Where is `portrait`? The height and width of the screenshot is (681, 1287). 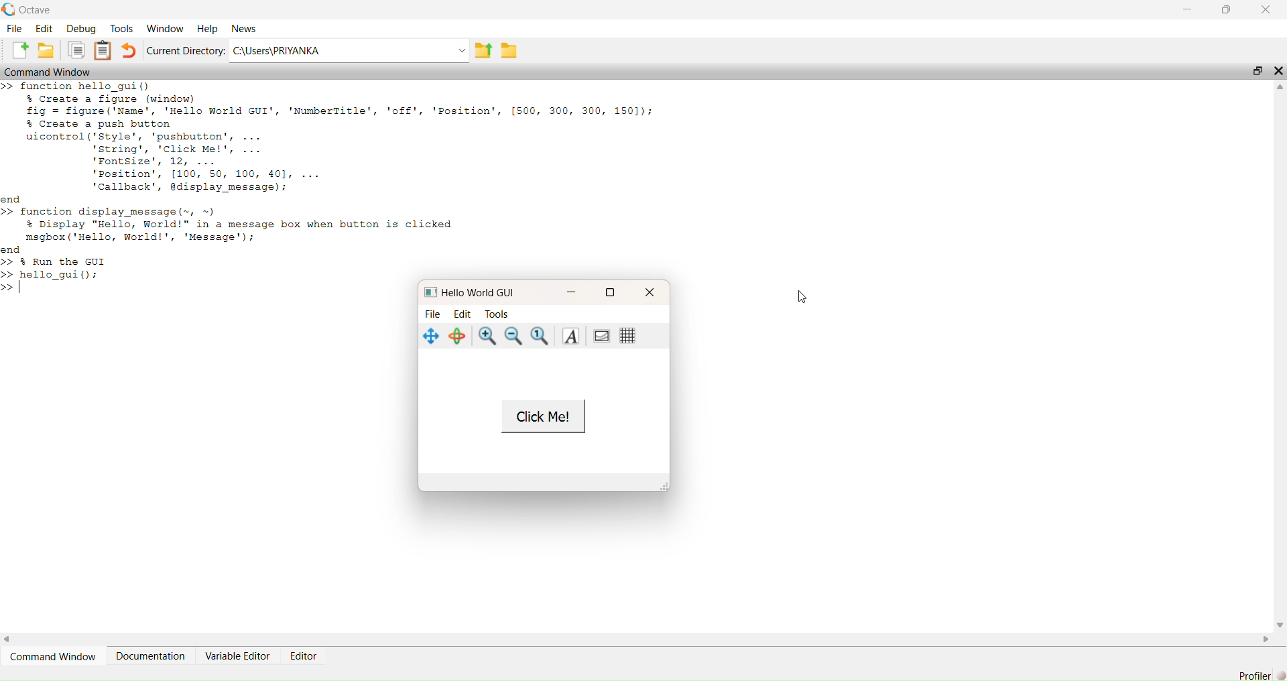 portrait is located at coordinates (601, 335).